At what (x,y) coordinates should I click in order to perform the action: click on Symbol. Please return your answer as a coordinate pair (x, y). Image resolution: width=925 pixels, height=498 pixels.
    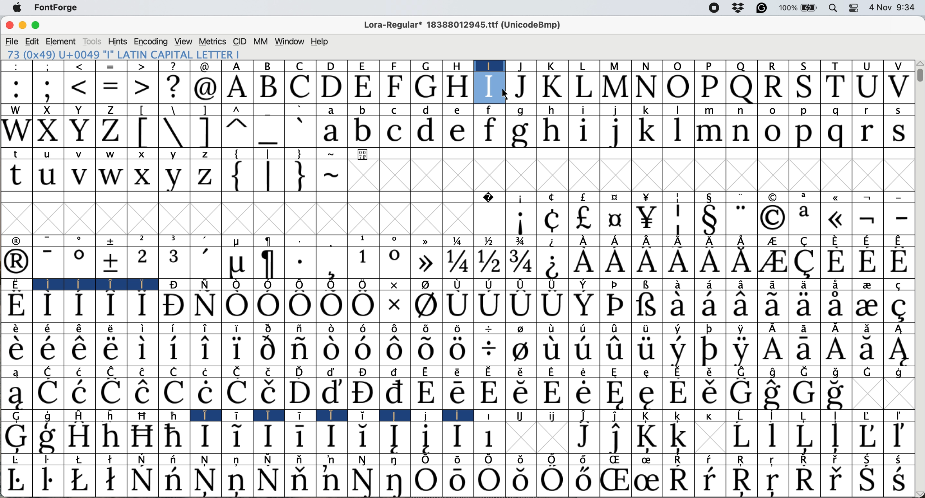
    Looking at the image, I should click on (394, 329).